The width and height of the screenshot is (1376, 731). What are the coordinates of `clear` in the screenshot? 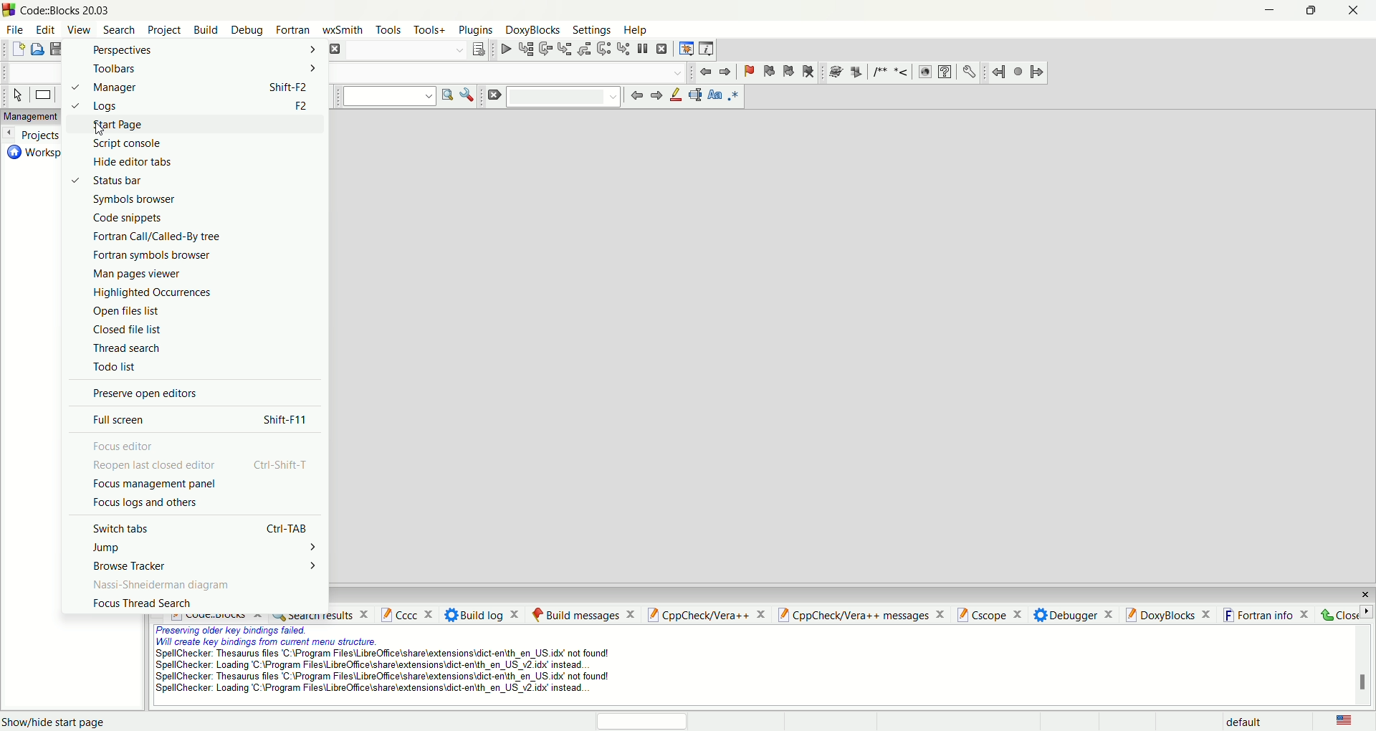 It's located at (495, 95).